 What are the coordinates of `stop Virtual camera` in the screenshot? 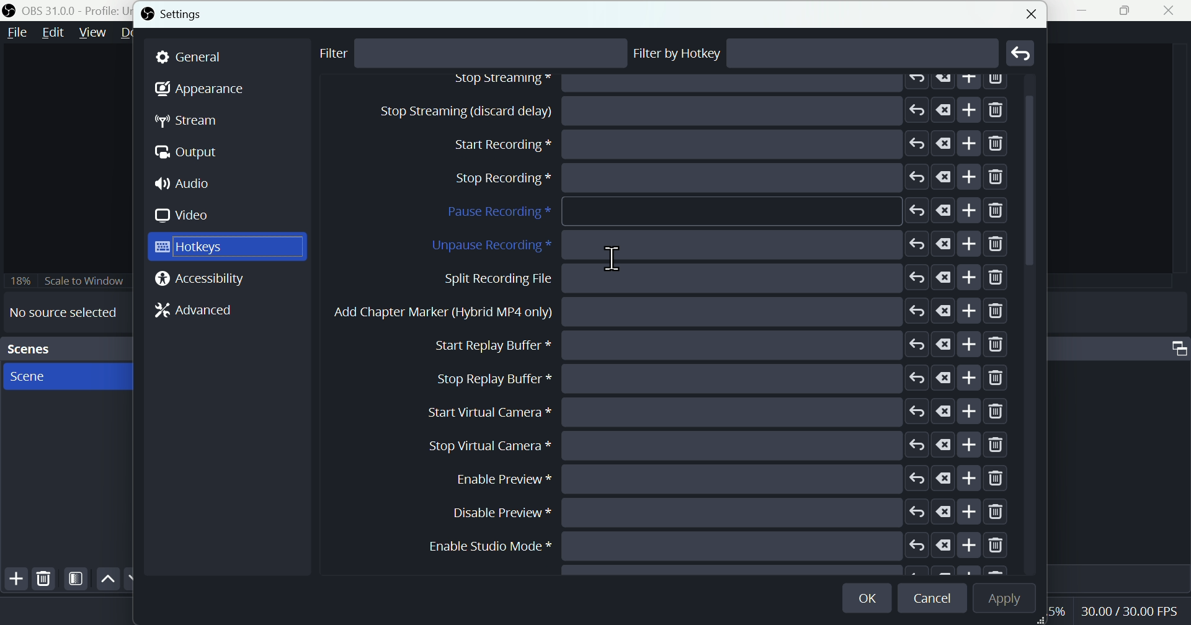 It's located at (713, 445).